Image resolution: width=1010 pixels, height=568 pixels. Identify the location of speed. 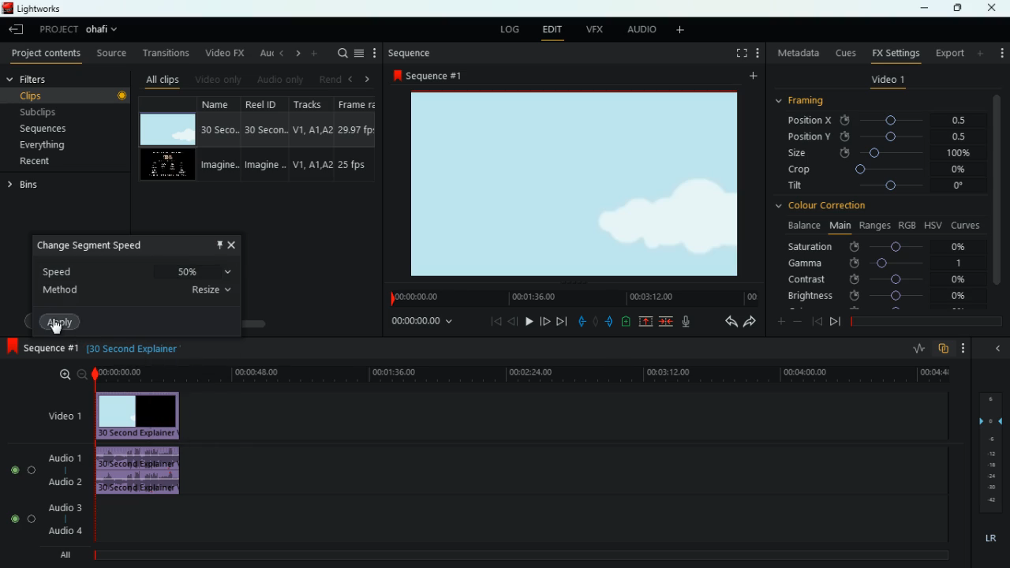
(133, 268).